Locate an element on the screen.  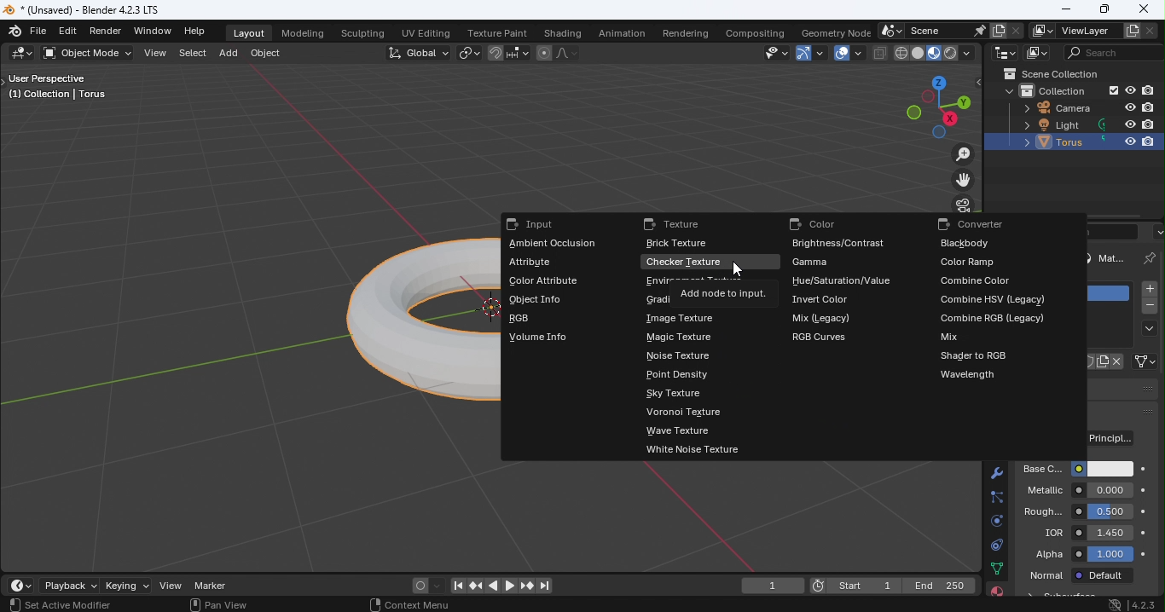
Animation is located at coordinates (623, 32).